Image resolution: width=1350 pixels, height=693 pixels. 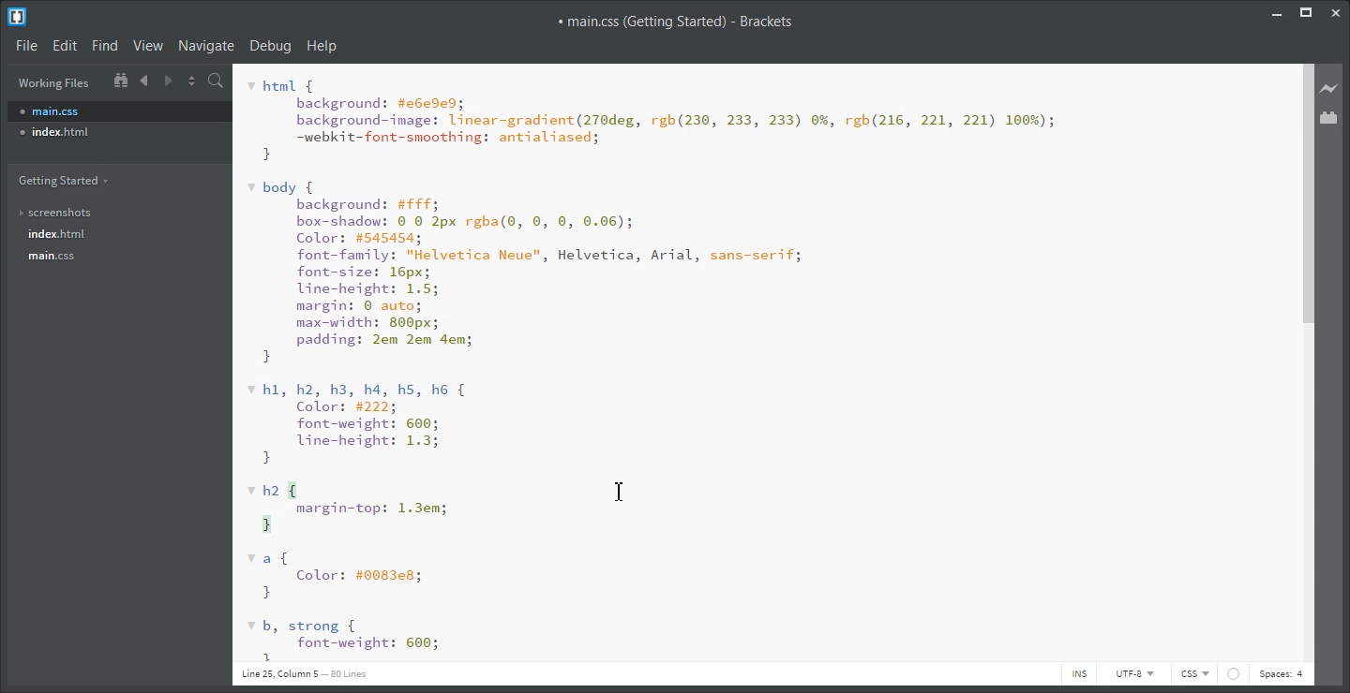 What do you see at coordinates (1276, 12) in the screenshot?
I see `Minimize` at bounding box center [1276, 12].